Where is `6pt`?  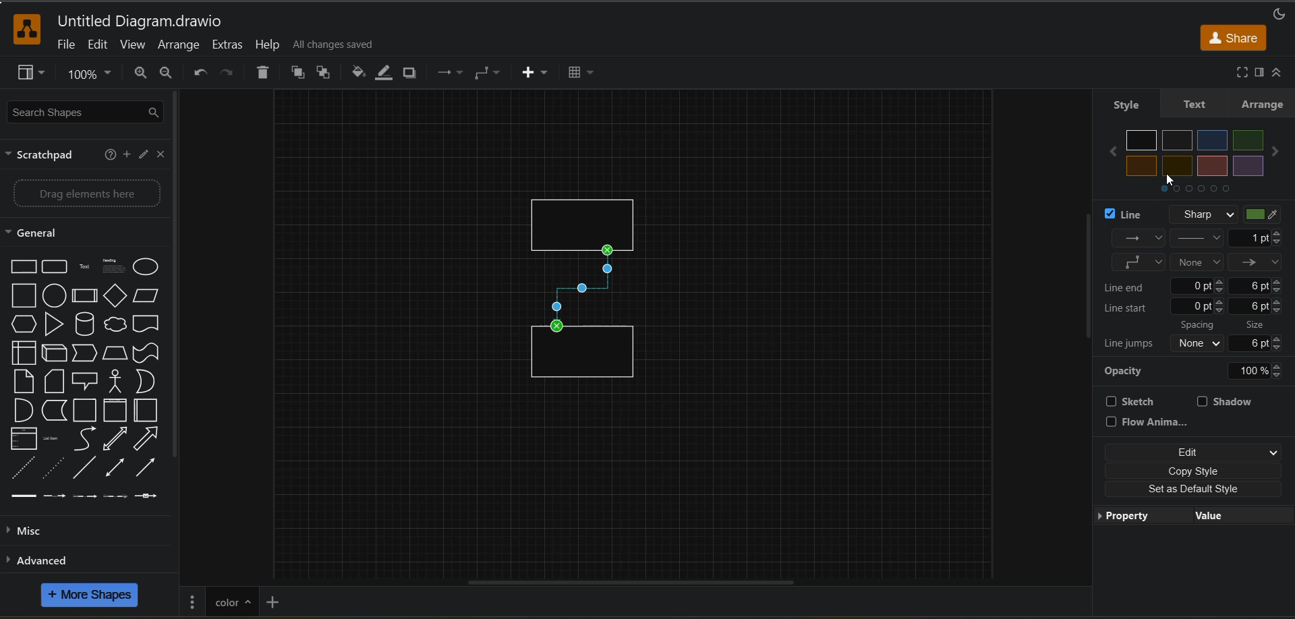 6pt is located at coordinates (1258, 285).